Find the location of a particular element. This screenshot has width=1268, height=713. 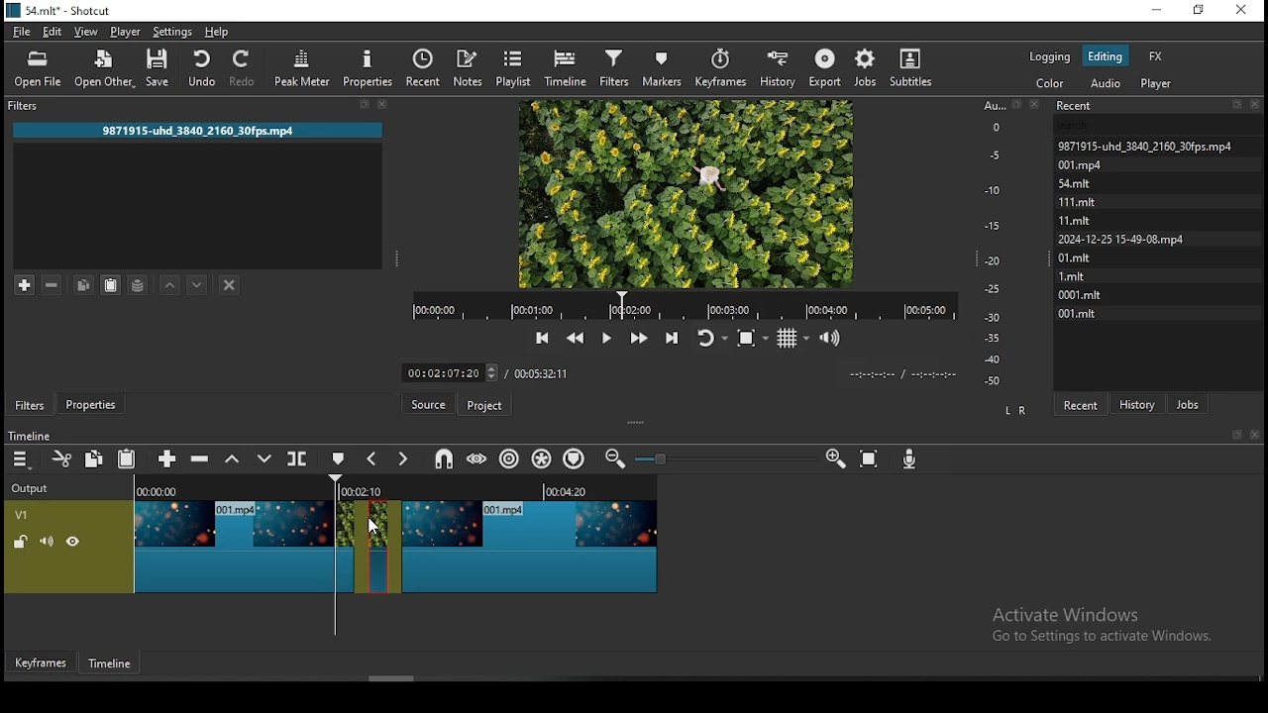

next marker is located at coordinates (400, 460).